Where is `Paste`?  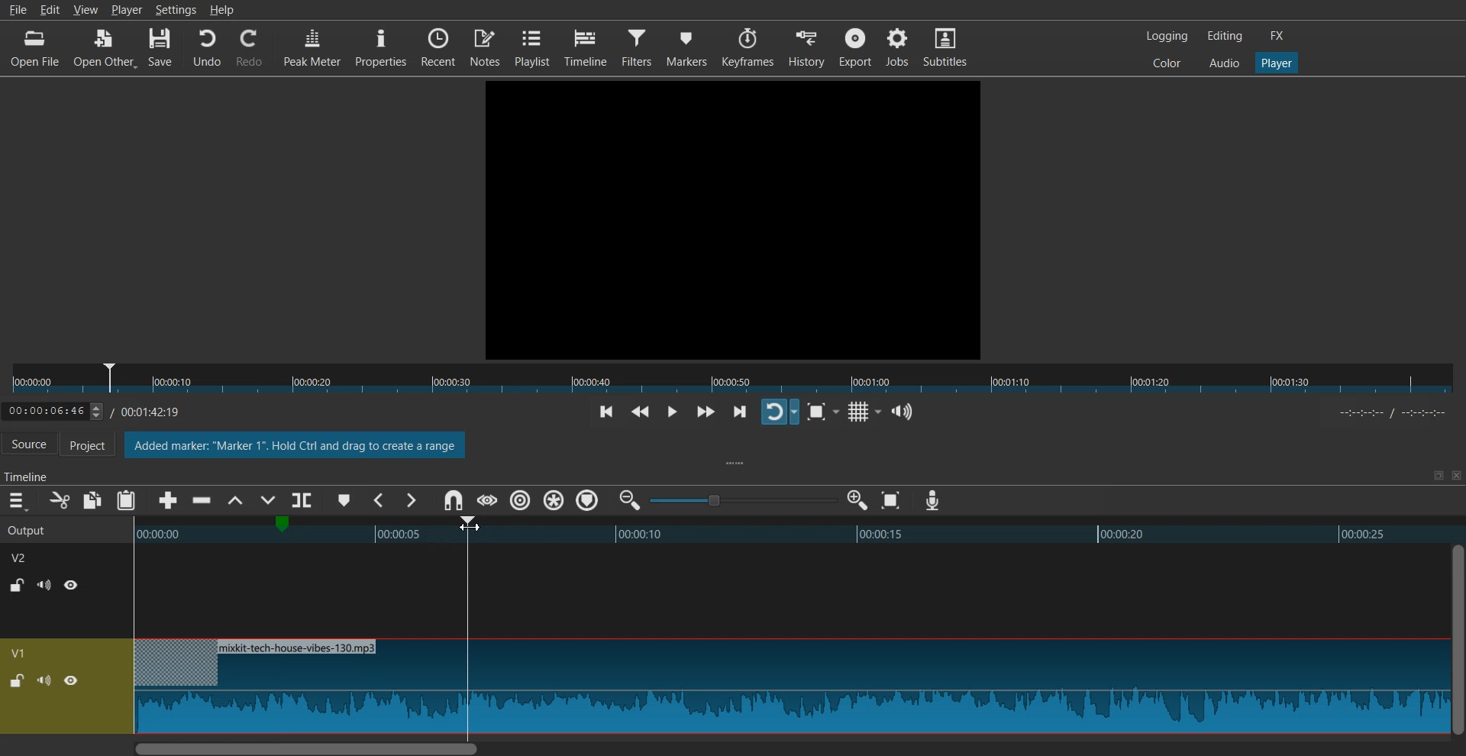 Paste is located at coordinates (126, 500).